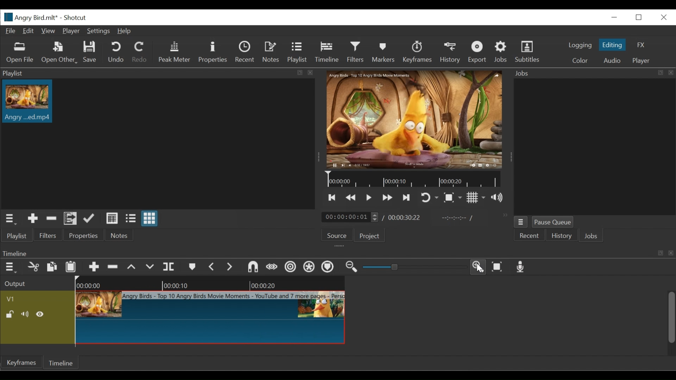 The image size is (676, 380). I want to click on Record audio, so click(520, 268).